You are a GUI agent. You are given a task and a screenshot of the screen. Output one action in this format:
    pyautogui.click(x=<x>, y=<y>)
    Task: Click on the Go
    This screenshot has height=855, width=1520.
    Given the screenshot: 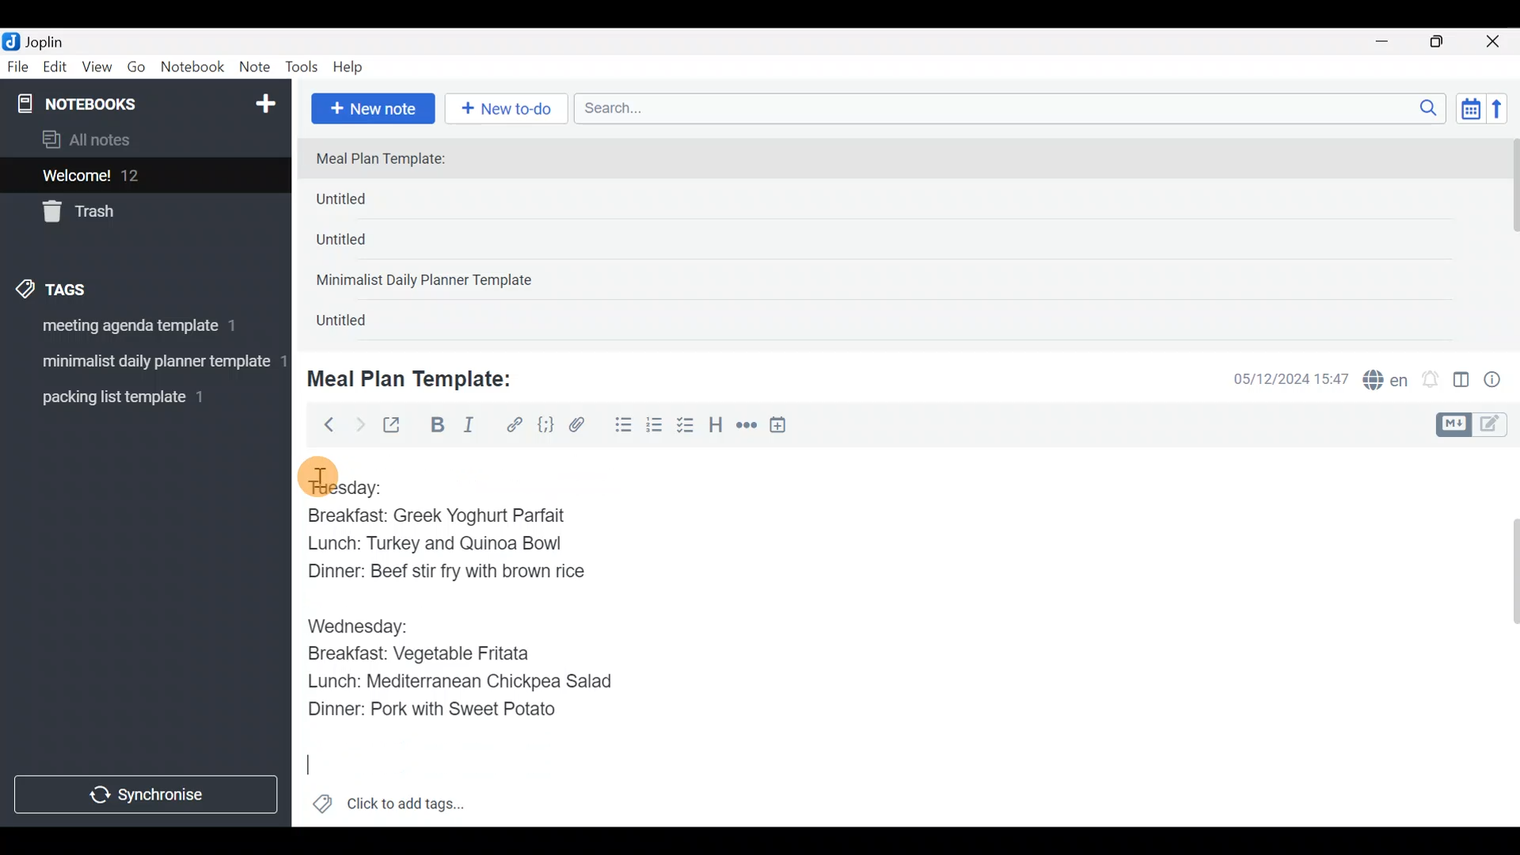 What is the action you would take?
    pyautogui.click(x=136, y=70)
    